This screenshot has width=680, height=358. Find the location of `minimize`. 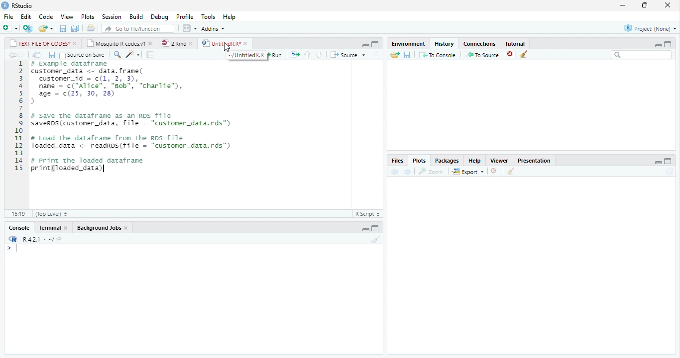

minimize is located at coordinates (365, 46).